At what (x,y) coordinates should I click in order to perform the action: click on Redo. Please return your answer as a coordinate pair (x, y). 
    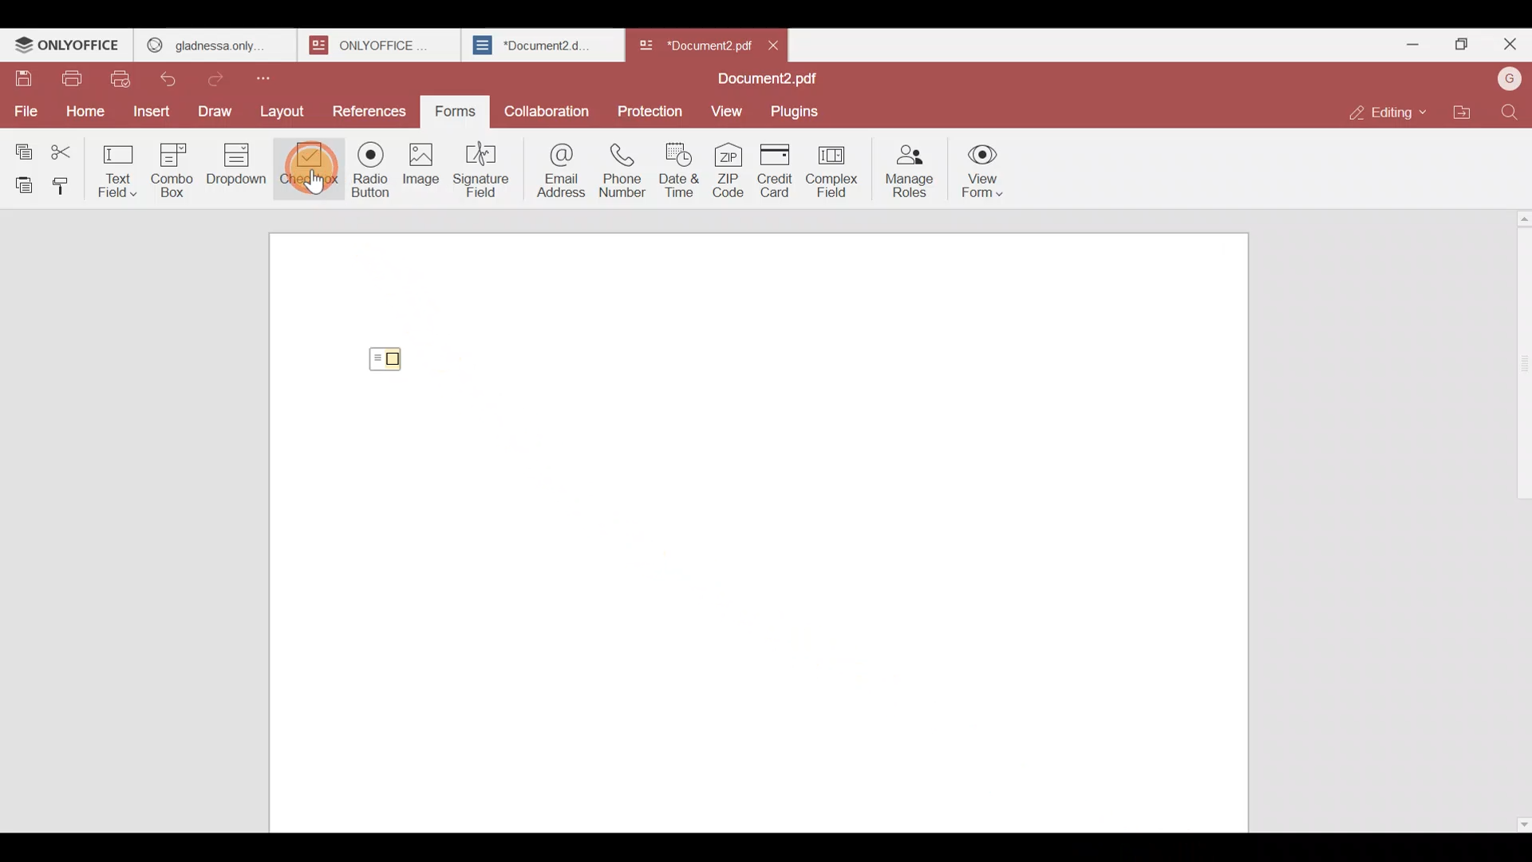
    Looking at the image, I should click on (223, 75).